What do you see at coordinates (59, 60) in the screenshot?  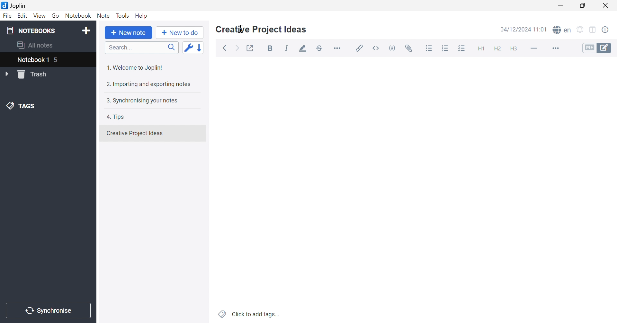 I see `5` at bounding box center [59, 60].